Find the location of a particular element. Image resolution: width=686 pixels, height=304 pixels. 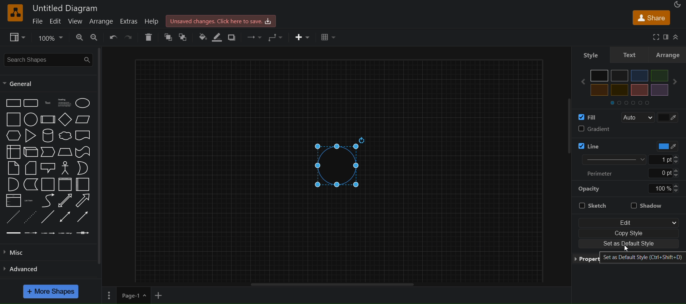

title is located at coordinates (66, 8).